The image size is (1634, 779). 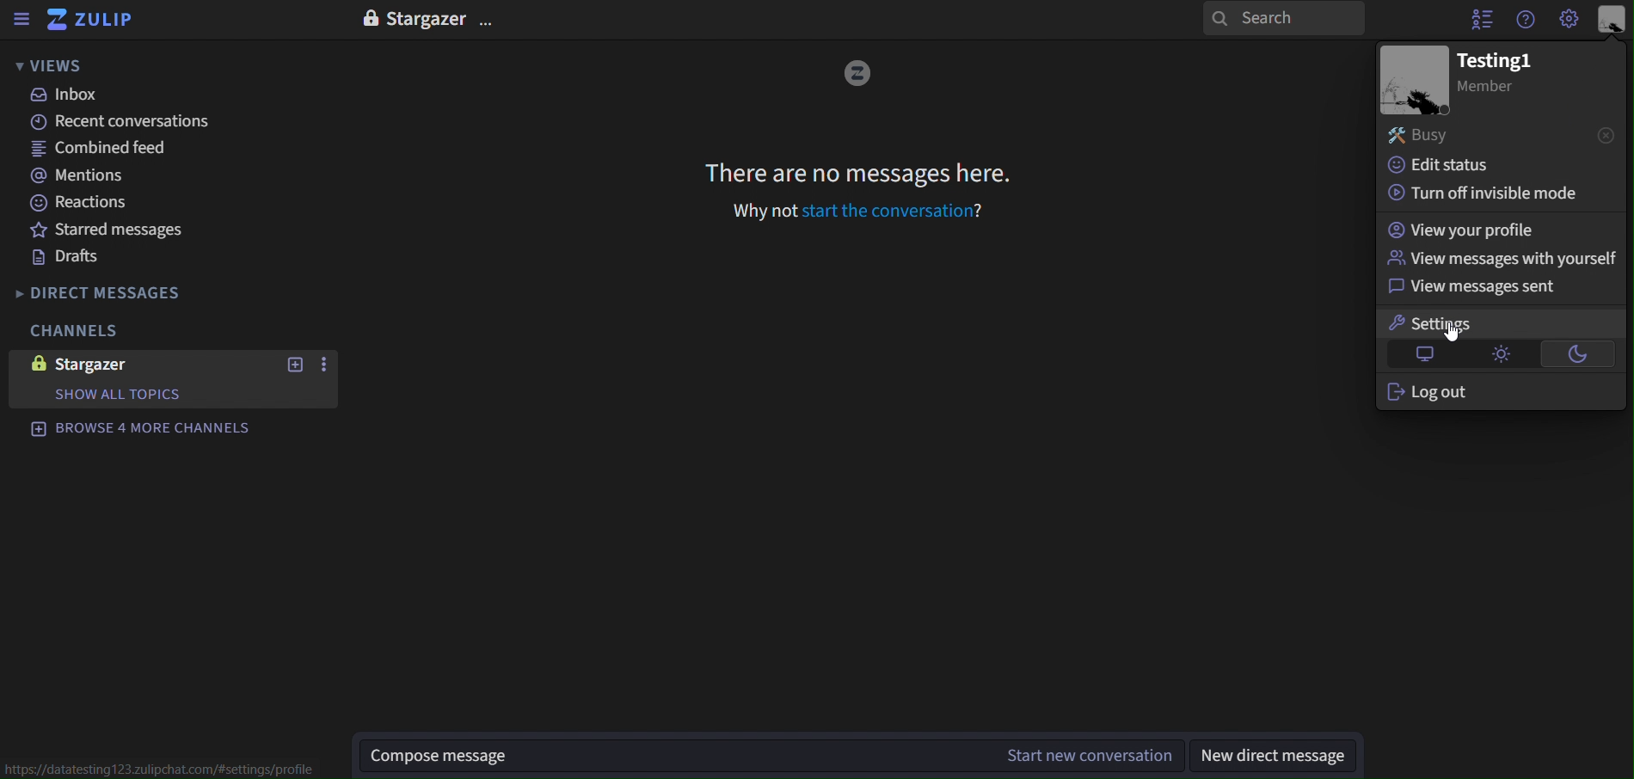 I want to click on stargazer, so click(x=83, y=366).